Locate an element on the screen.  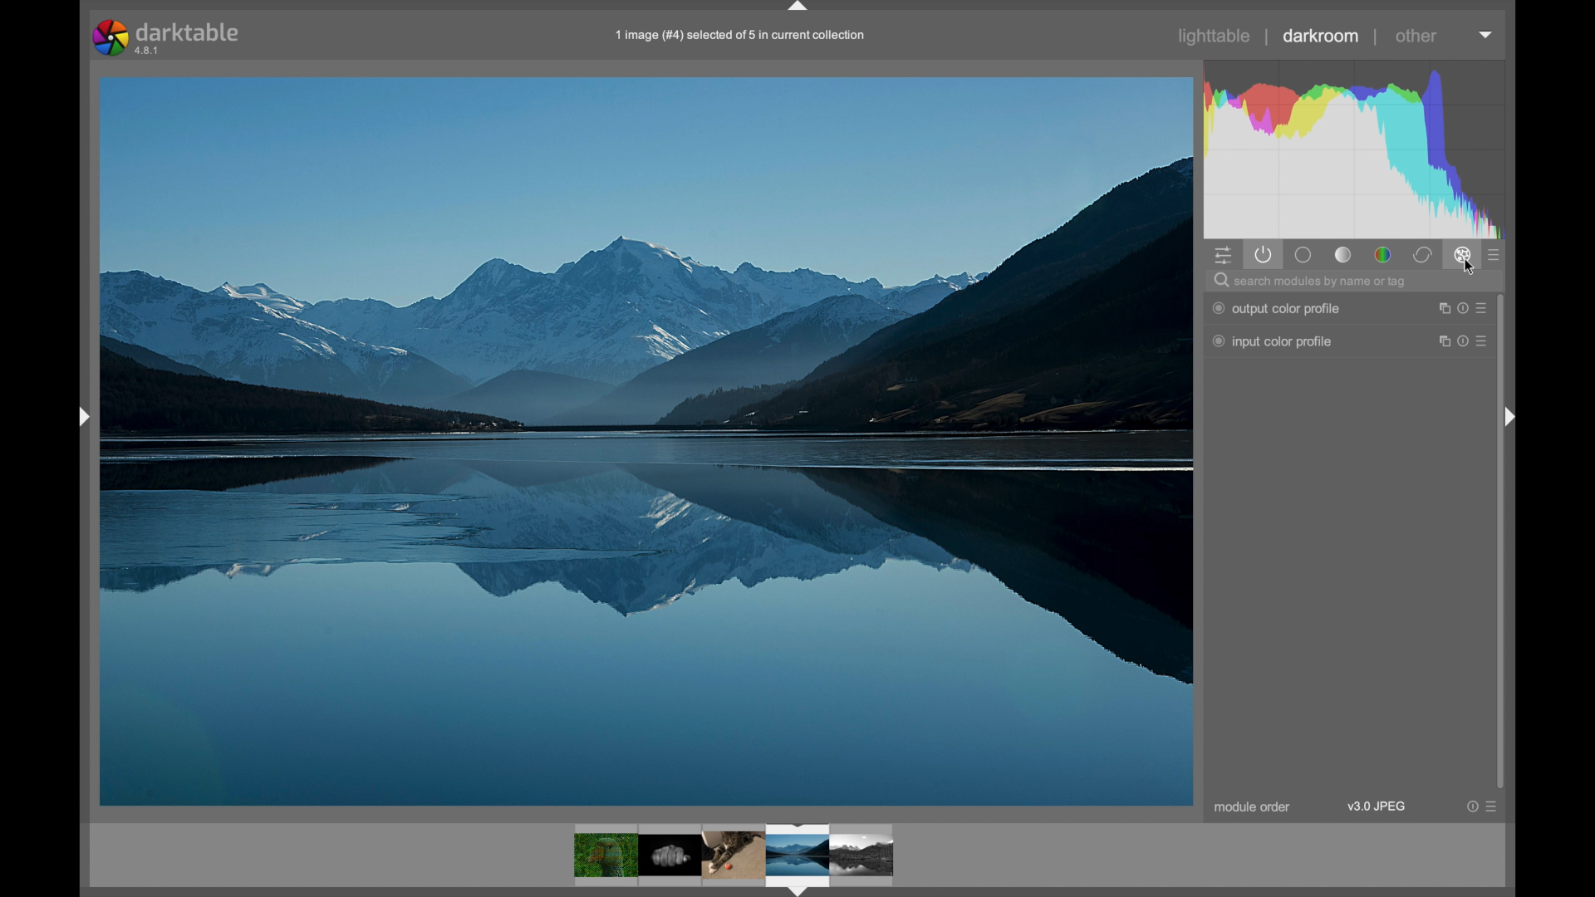
search module by name or tag is located at coordinates (1310, 281).